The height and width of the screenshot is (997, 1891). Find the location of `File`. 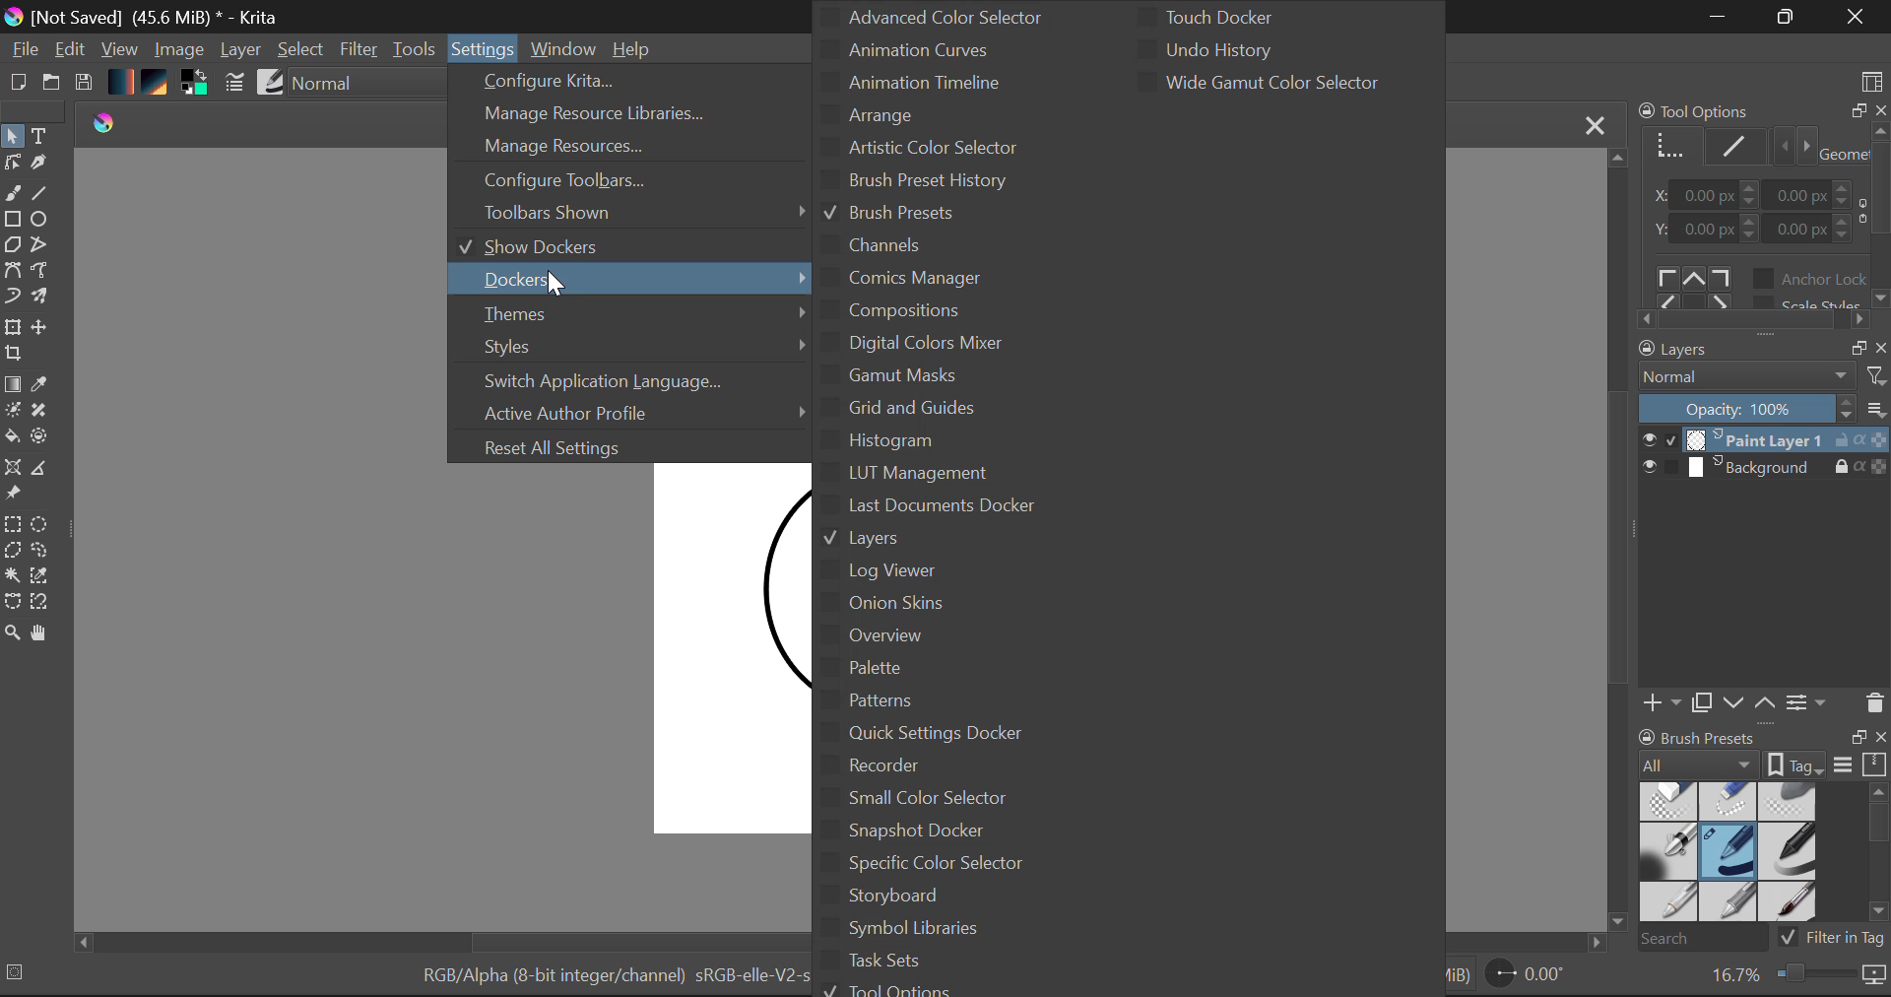

File is located at coordinates (23, 49).